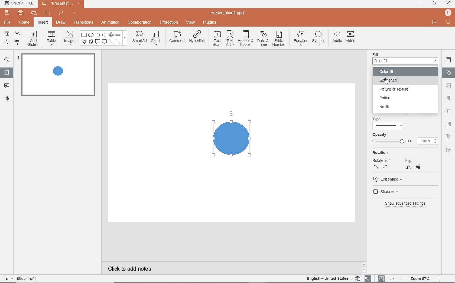  Describe the element at coordinates (18, 4) in the screenshot. I see `system name` at that location.